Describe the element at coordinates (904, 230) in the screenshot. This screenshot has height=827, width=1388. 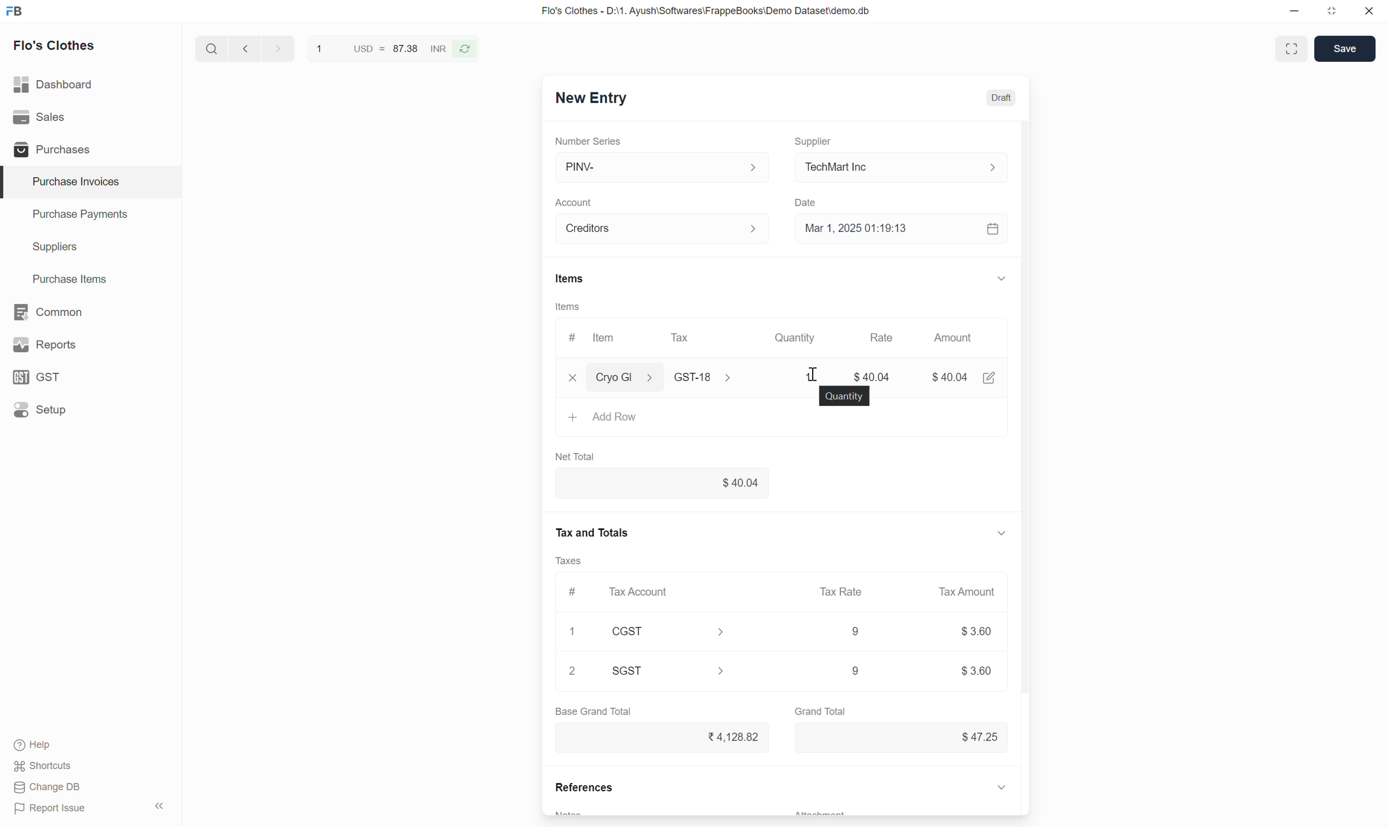
I see `Mar 1, 2025 01:19:13 ` at that location.